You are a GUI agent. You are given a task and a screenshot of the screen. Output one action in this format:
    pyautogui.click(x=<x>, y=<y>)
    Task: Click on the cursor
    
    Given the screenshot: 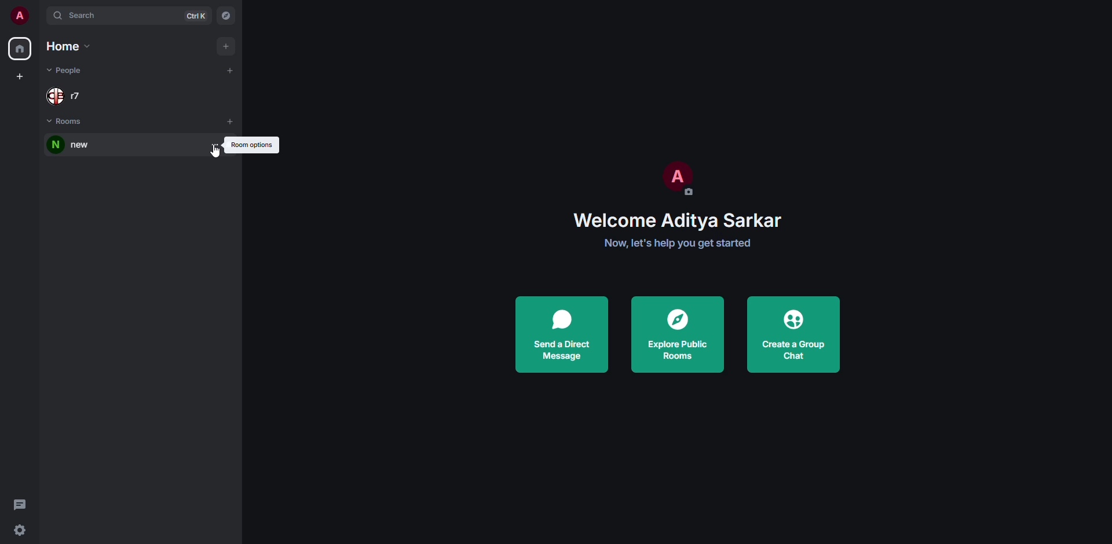 What is the action you would take?
    pyautogui.click(x=217, y=153)
    